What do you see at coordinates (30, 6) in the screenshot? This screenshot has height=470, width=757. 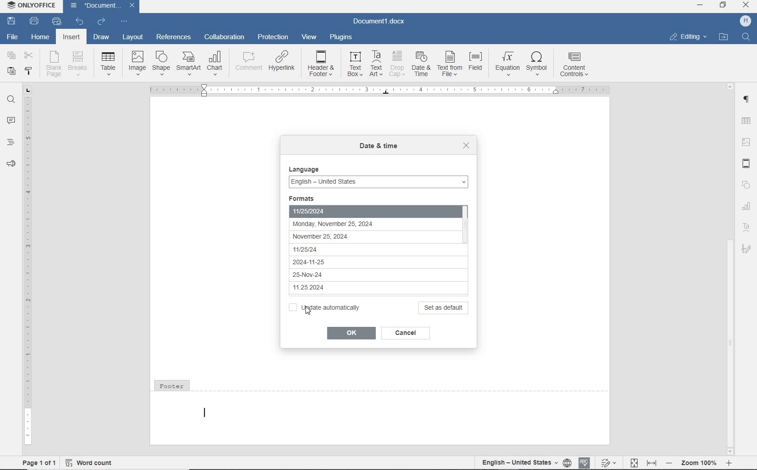 I see `ONLYOFFICE` at bounding box center [30, 6].